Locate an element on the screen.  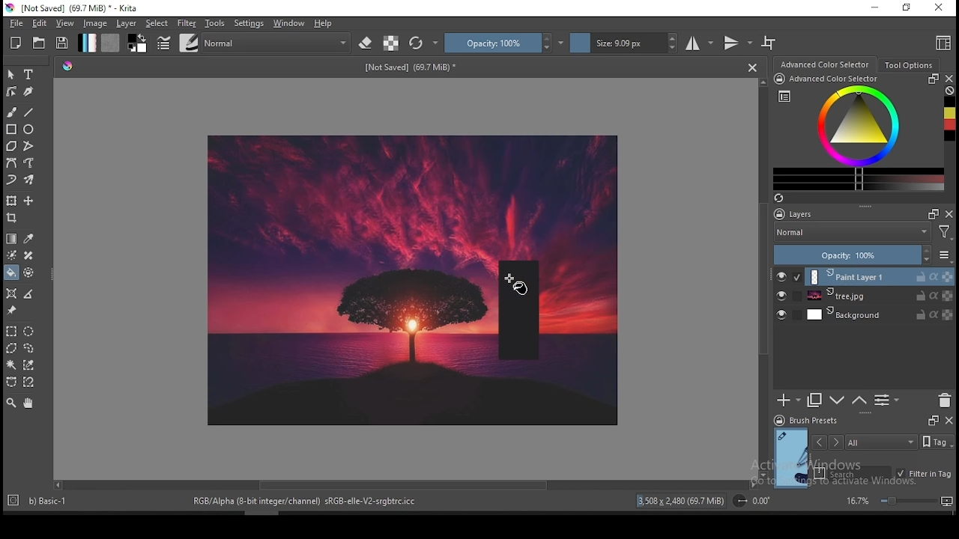
opacity is located at coordinates (504, 43).